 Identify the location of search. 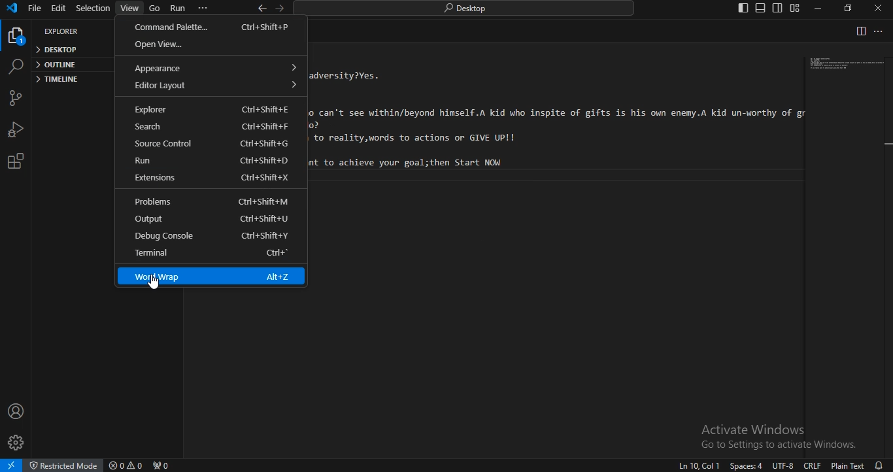
(15, 67).